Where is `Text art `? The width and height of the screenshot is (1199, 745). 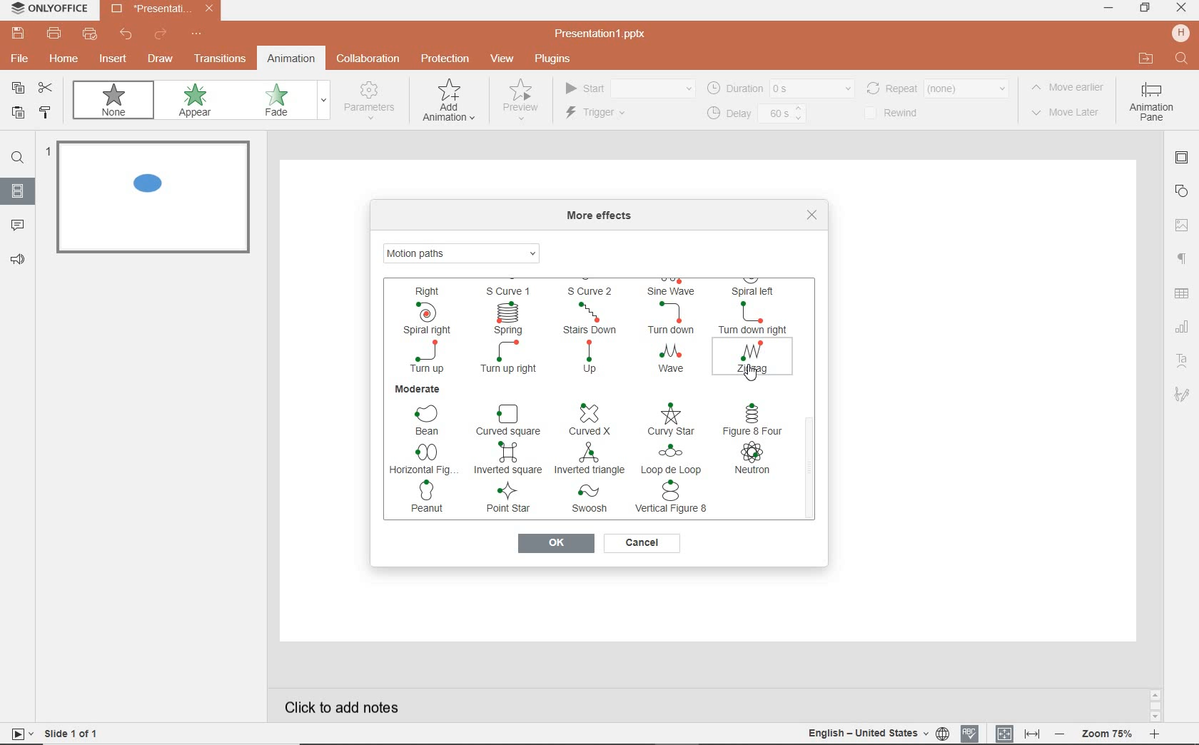 Text art  is located at coordinates (1180, 359).